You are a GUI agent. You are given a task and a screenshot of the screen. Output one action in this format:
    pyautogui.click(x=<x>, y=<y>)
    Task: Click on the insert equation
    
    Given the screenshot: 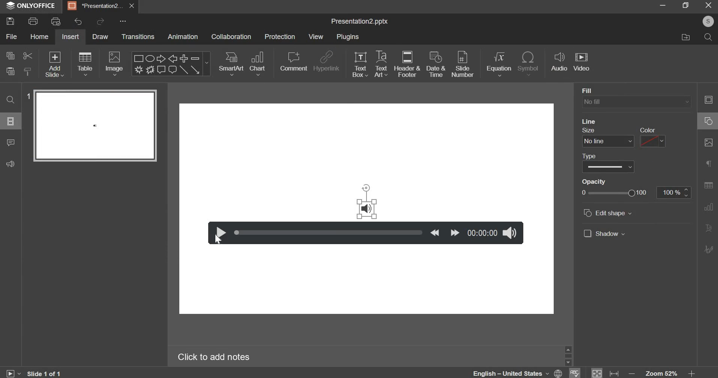 What is the action you would take?
    pyautogui.click(x=500, y=64)
    